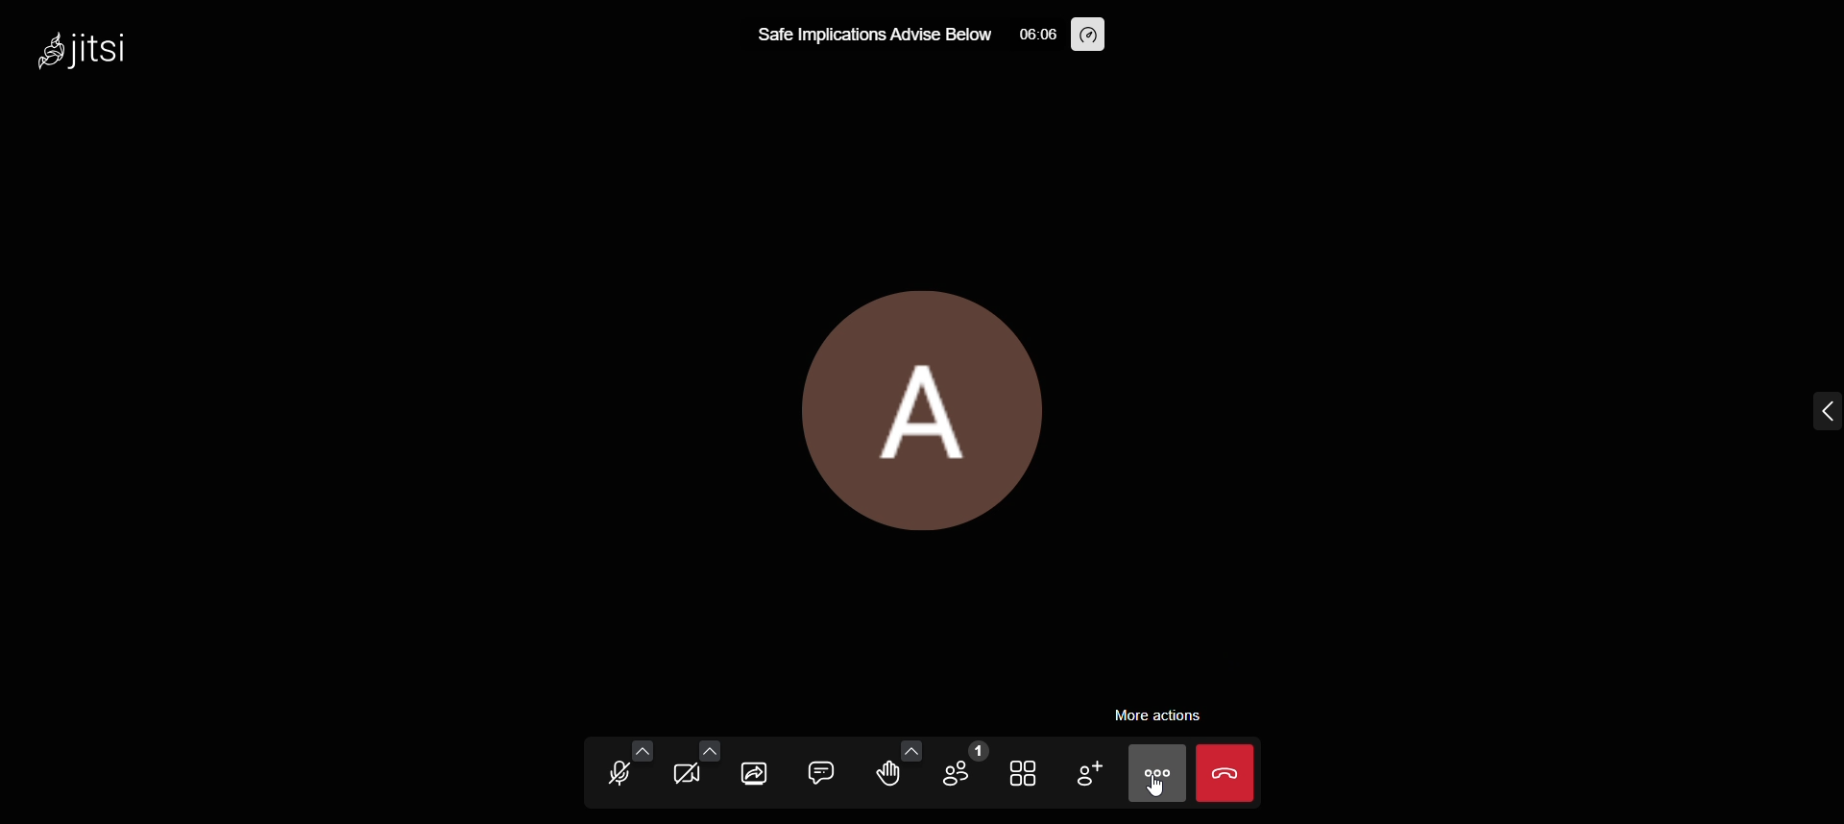 Image resolution: width=1844 pixels, height=824 pixels. What do you see at coordinates (1159, 798) in the screenshot?
I see `cursor` at bounding box center [1159, 798].